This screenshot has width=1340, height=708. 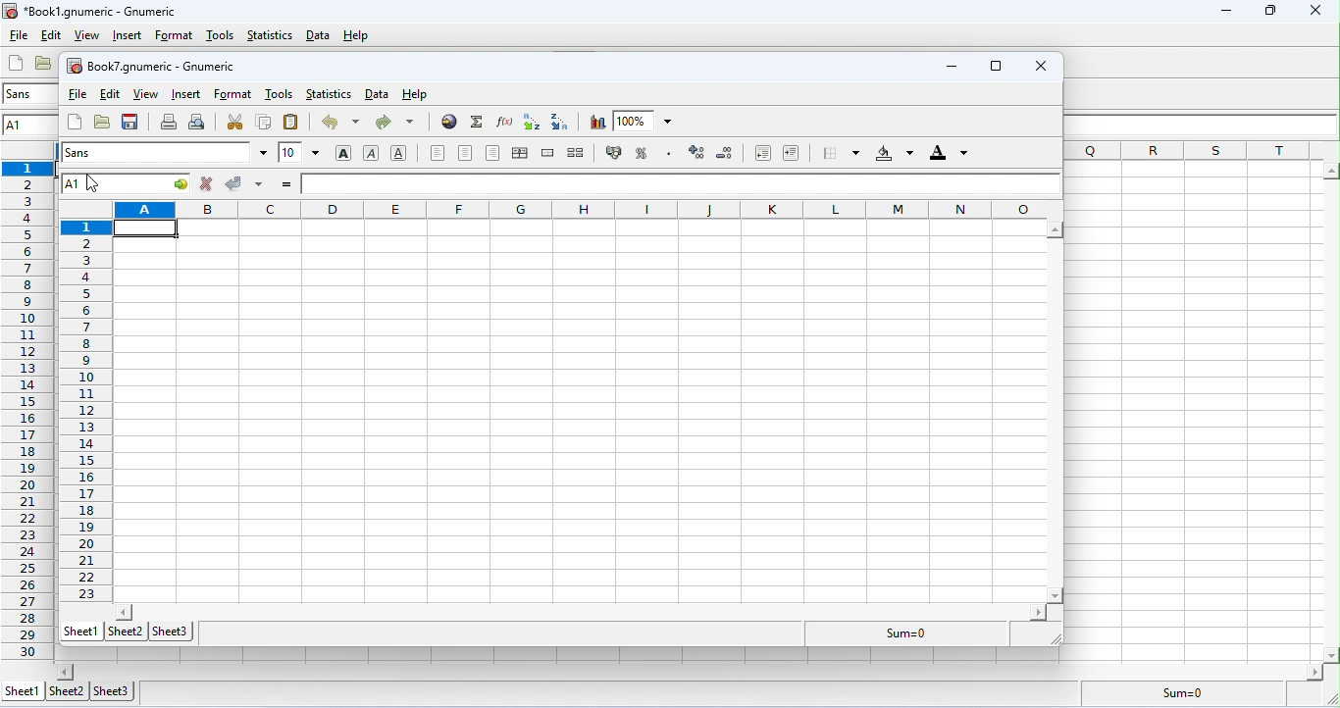 I want to click on row numbers, so click(x=26, y=411).